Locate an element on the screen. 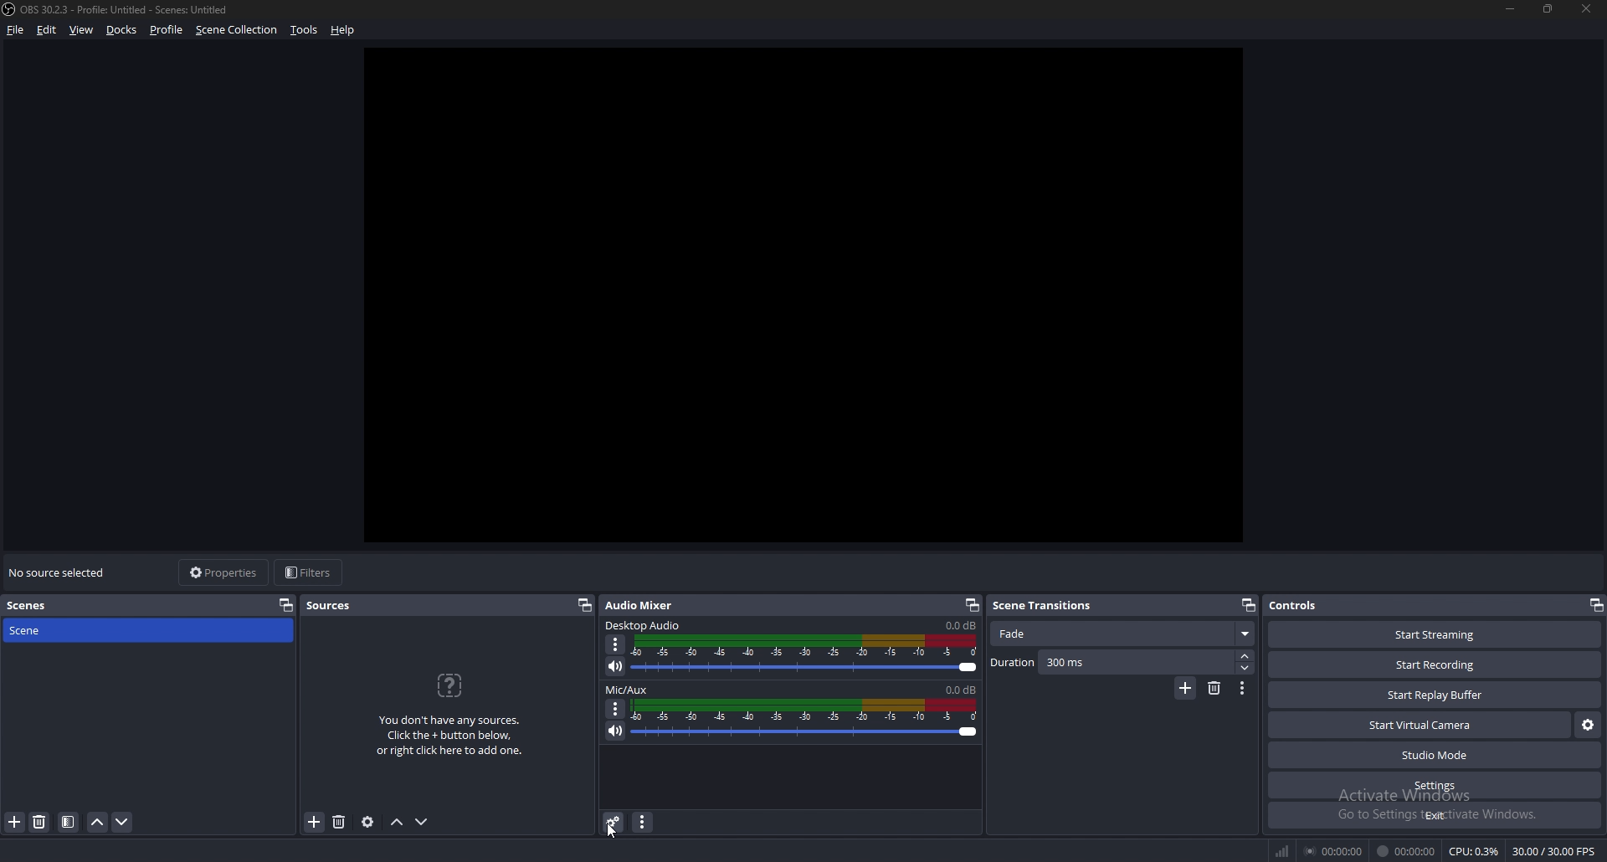  pop out is located at coordinates (1596, 606).